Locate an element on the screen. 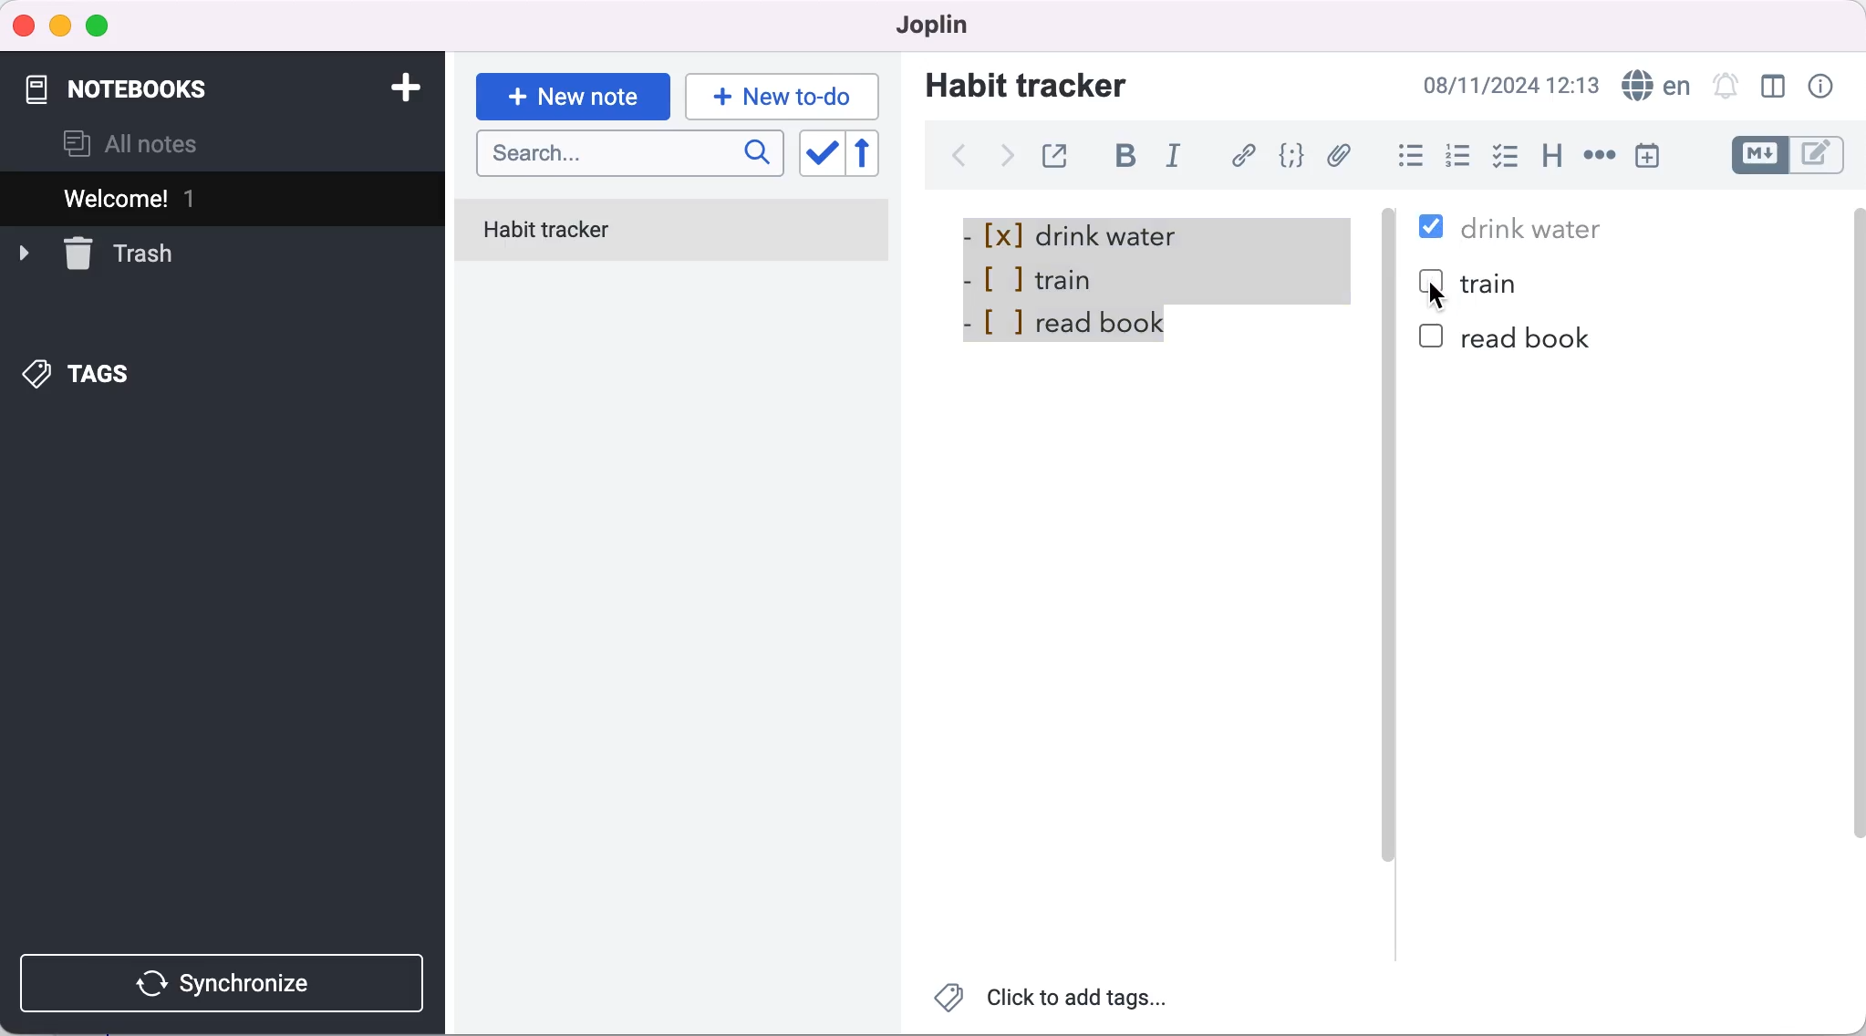  box 1 selected is located at coordinates (1435, 229).